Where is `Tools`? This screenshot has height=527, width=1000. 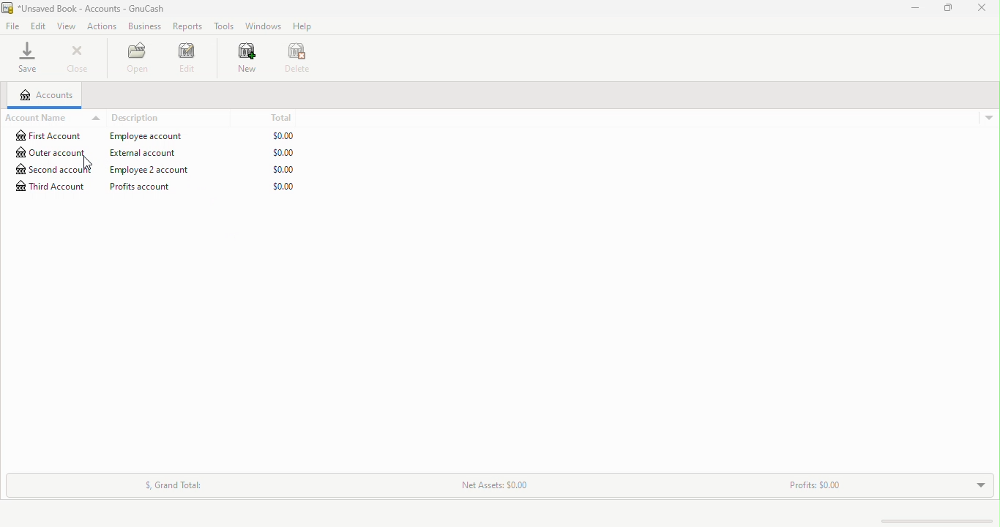
Tools is located at coordinates (223, 27).